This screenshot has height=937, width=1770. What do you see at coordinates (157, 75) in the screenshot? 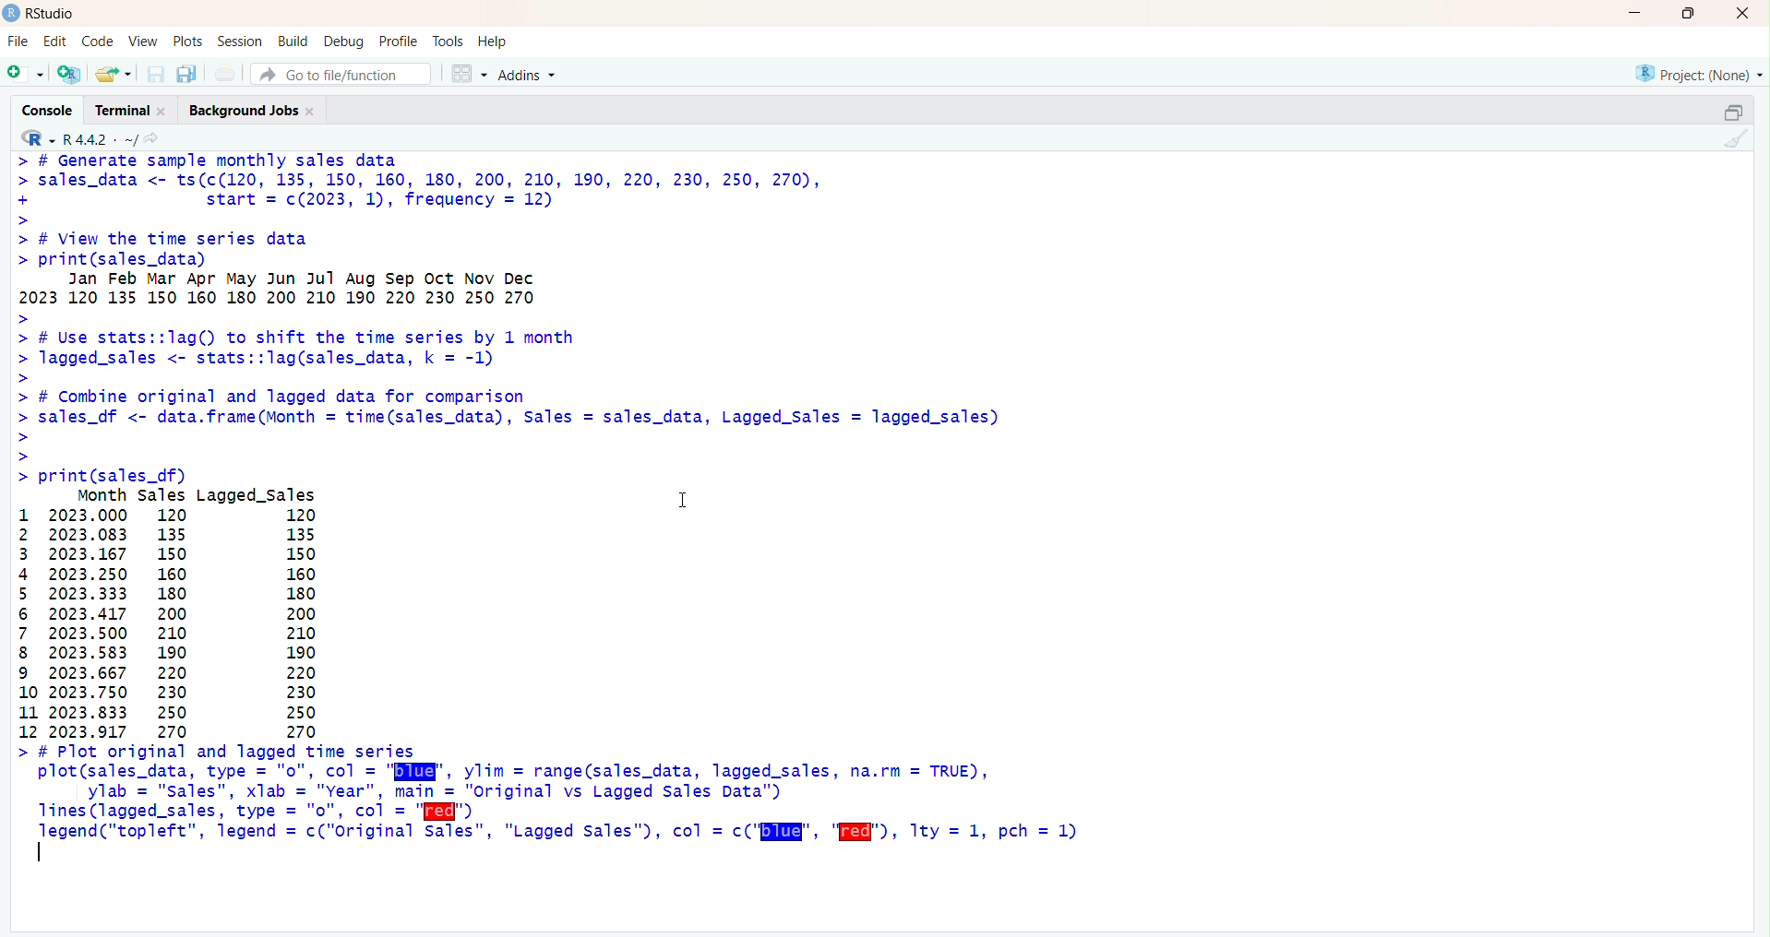
I see `save current document` at bounding box center [157, 75].